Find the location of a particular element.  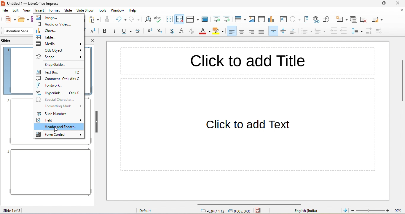

justified is located at coordinates (263, 31).